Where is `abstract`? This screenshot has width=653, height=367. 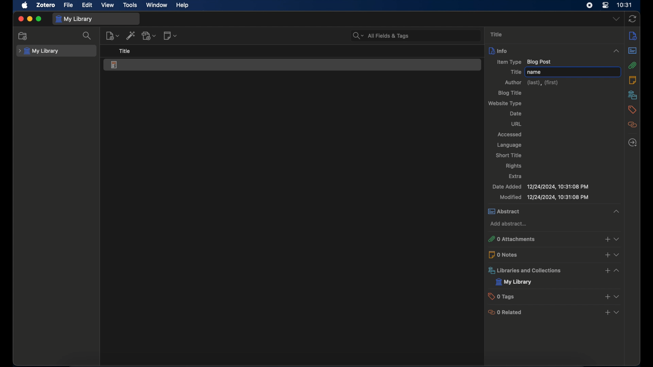
abstract is located at coordinates (553, 212).